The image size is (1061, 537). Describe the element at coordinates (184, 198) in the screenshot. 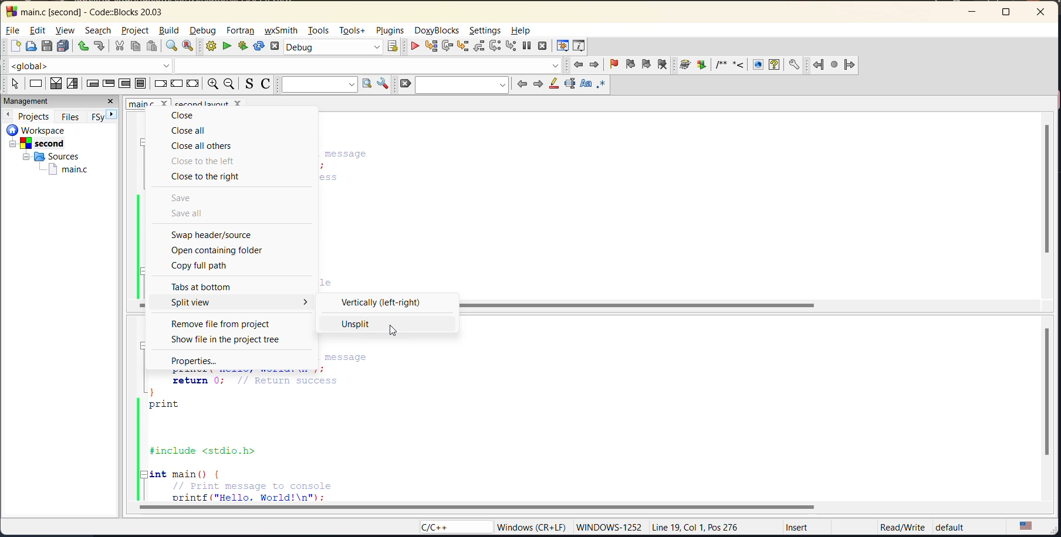

I see `save` at that location.